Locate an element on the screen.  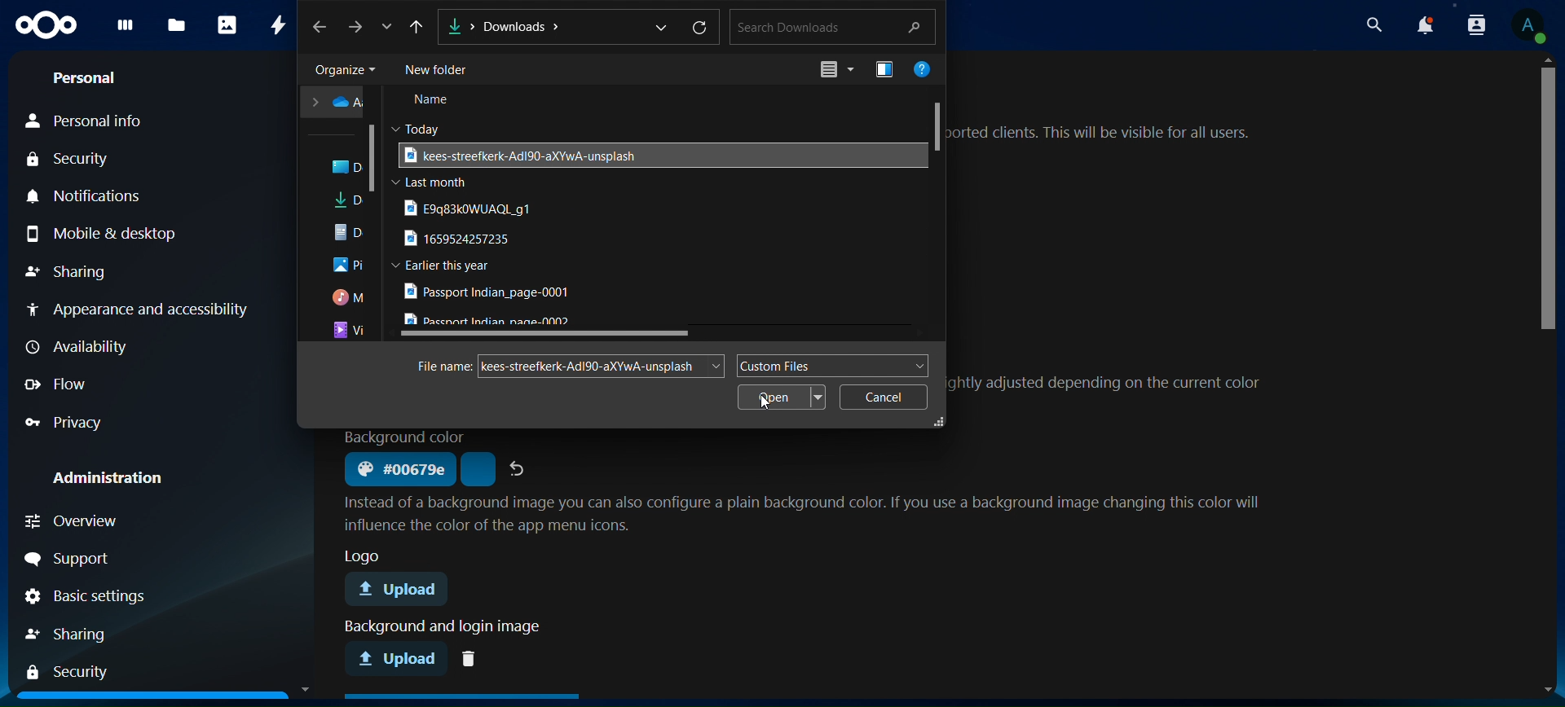
refresh is located at coordinates (701, 29).